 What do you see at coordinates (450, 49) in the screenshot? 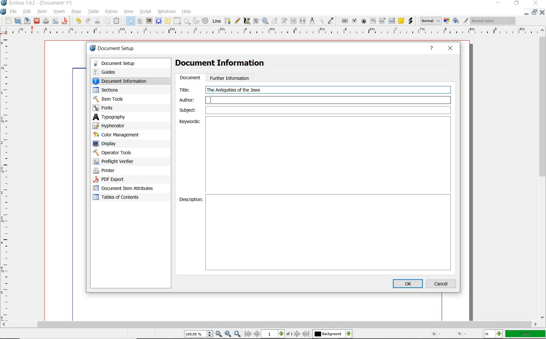
I see `close` at bounding box center [450, 49].